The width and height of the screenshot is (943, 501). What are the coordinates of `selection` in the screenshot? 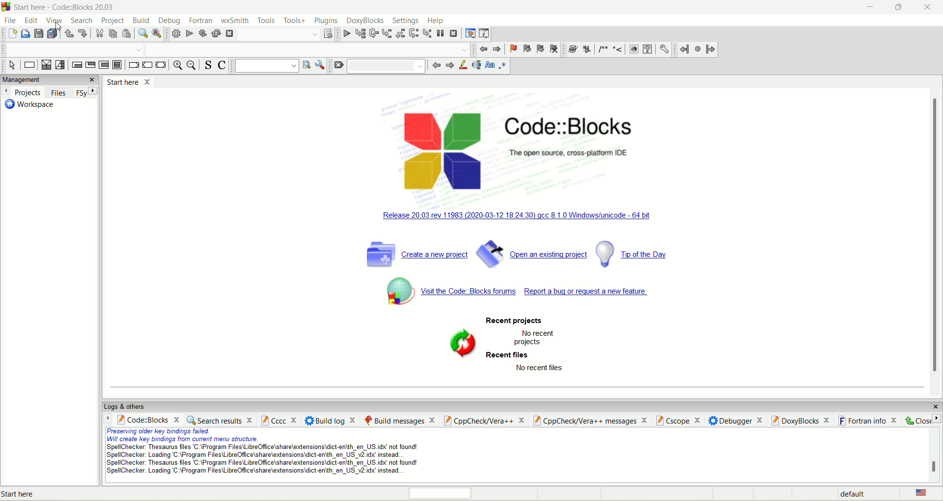 It's located at (60, 65).